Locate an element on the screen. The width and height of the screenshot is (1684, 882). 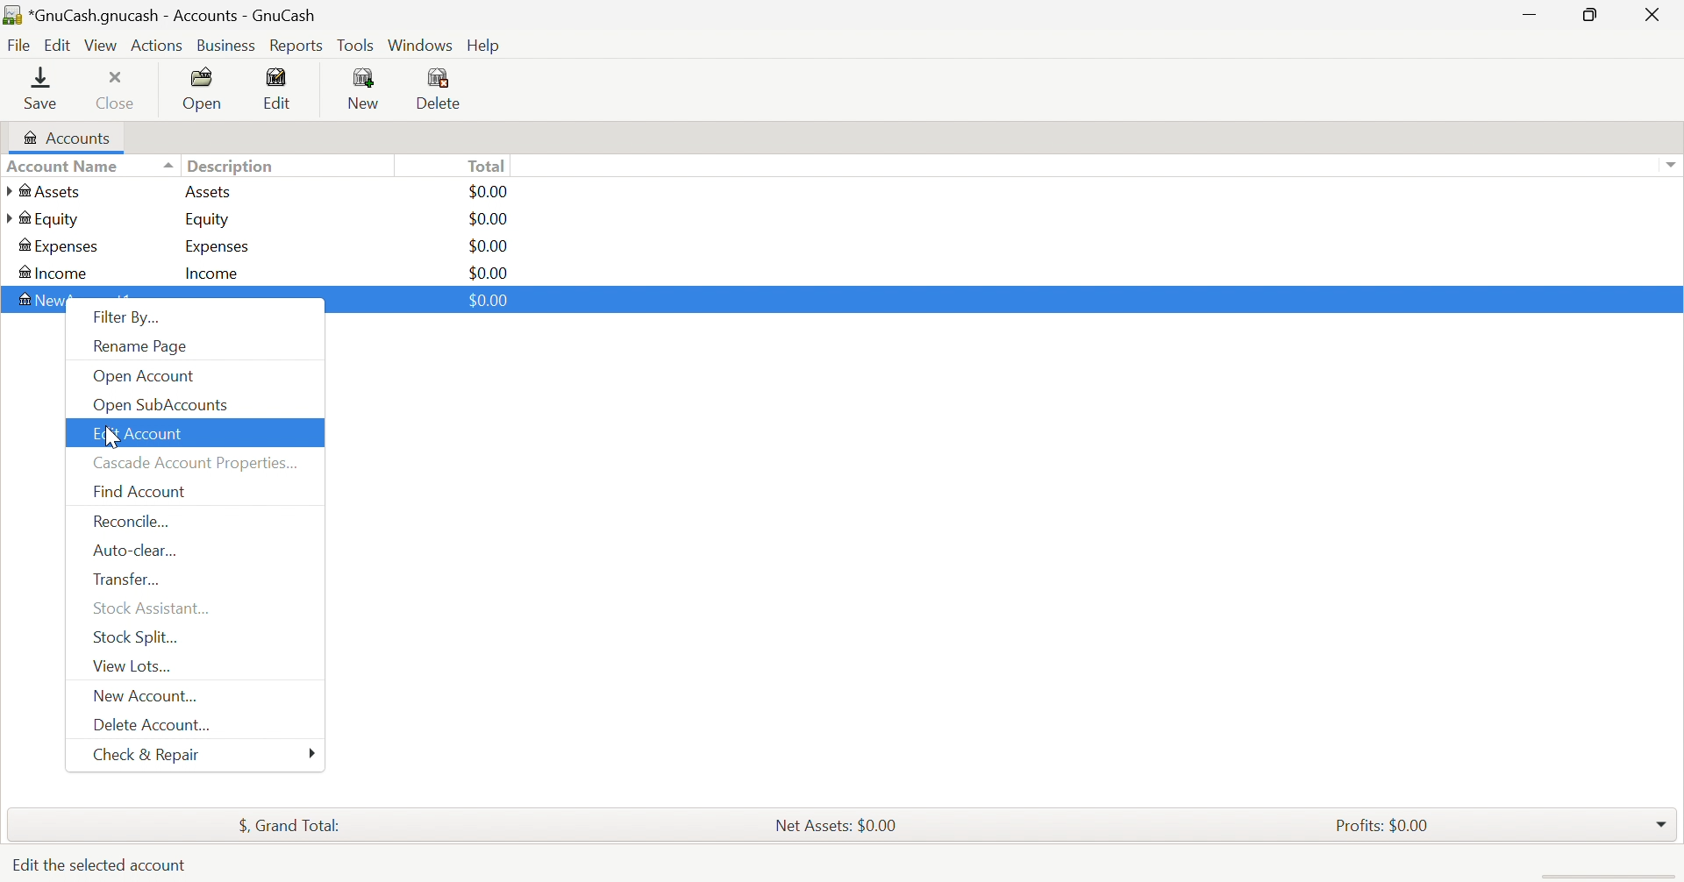
Total is located at coordinates (488, 165).